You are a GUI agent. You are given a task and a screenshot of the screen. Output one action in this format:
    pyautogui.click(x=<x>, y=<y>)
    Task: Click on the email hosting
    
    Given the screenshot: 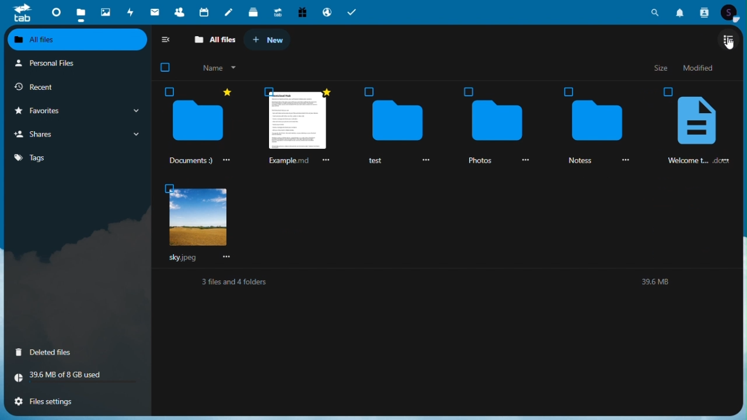 What is the action you would take?
    pyautogui.click(x=326, y=12)
    